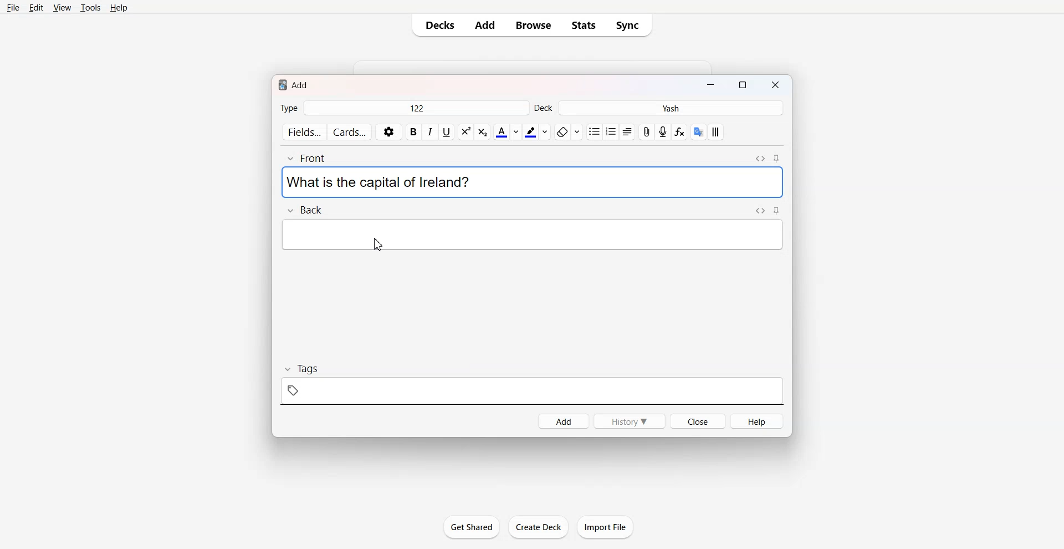  Describe the element at coordinates (777, 210) in the screenshot. I see `Toggle Sticky` at that location.